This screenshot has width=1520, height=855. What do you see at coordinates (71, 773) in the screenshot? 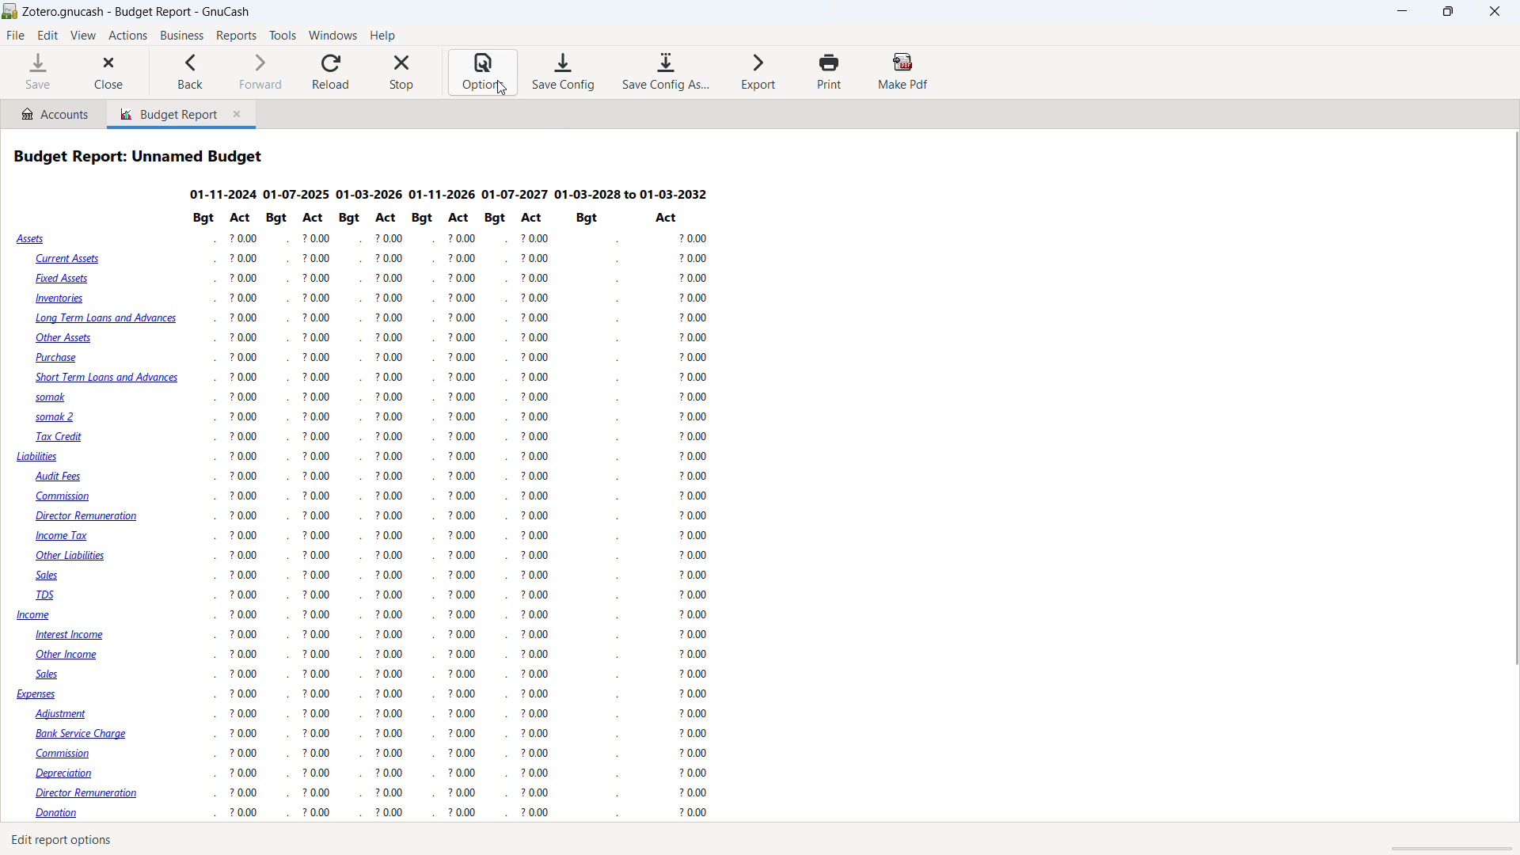
I see `Depreciation` at bounding box center [71, 773].